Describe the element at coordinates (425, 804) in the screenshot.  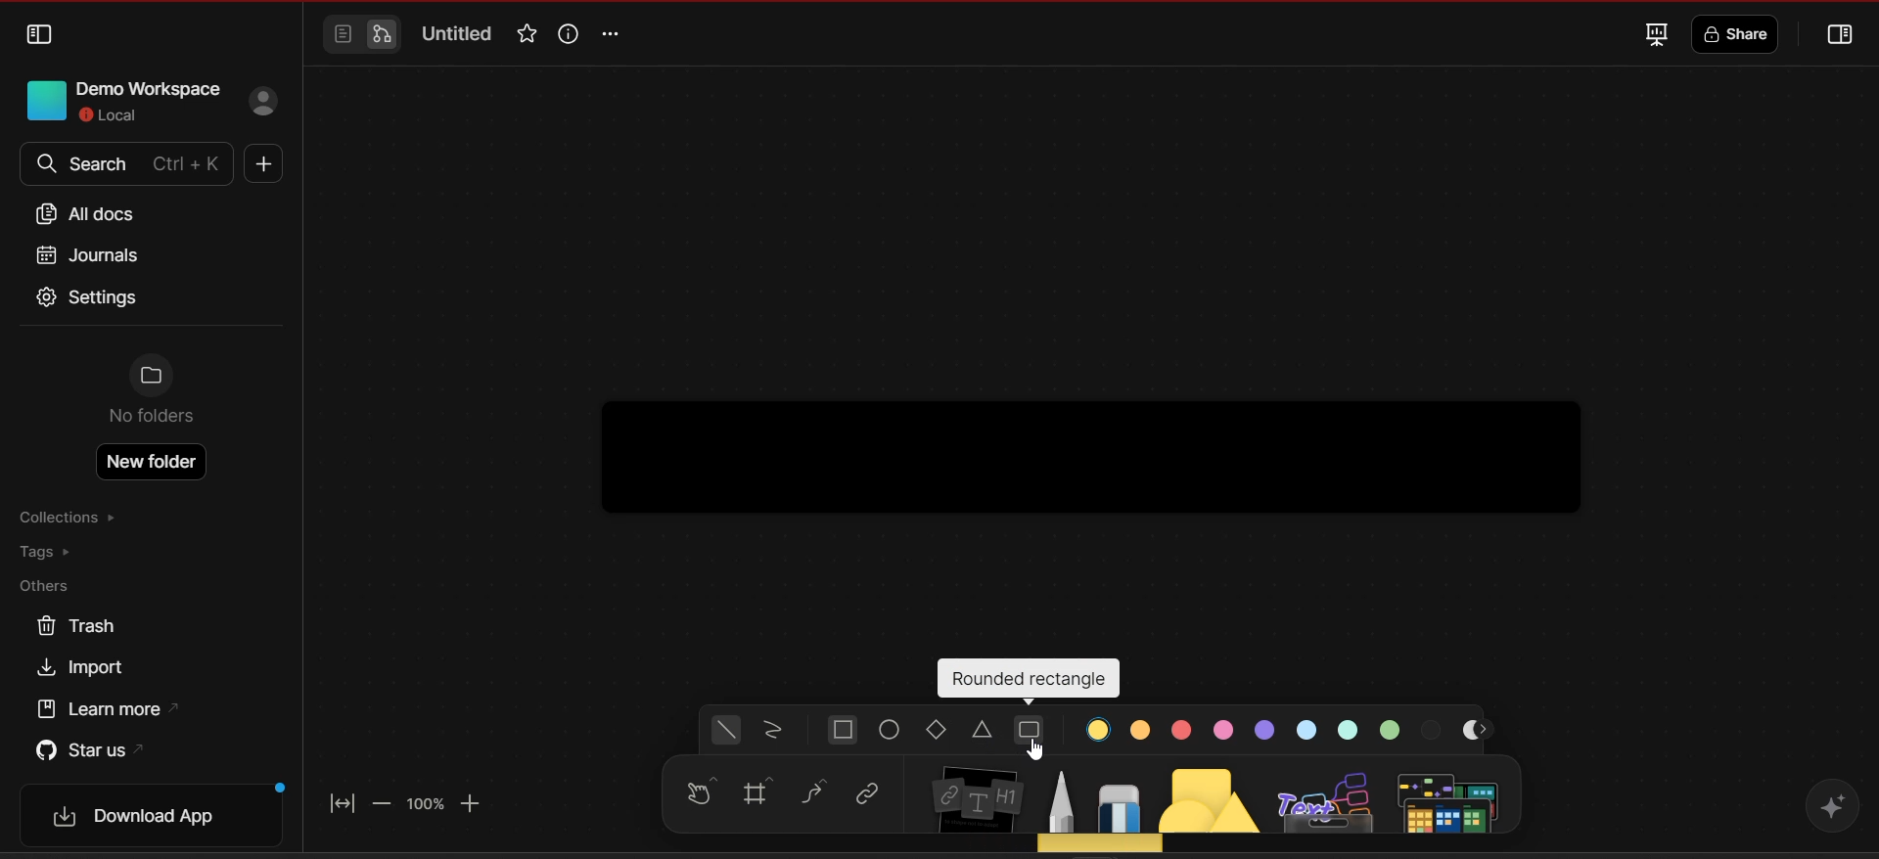
I see `zoom factor` at that location.